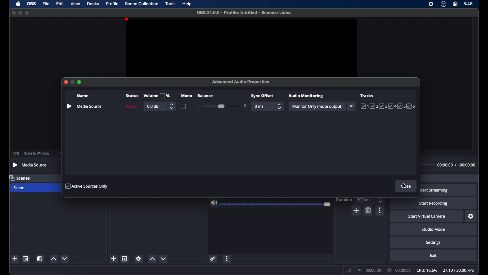  Describe the element at coordinates (222, 106) in the screenshot. I see `slider` at that location.